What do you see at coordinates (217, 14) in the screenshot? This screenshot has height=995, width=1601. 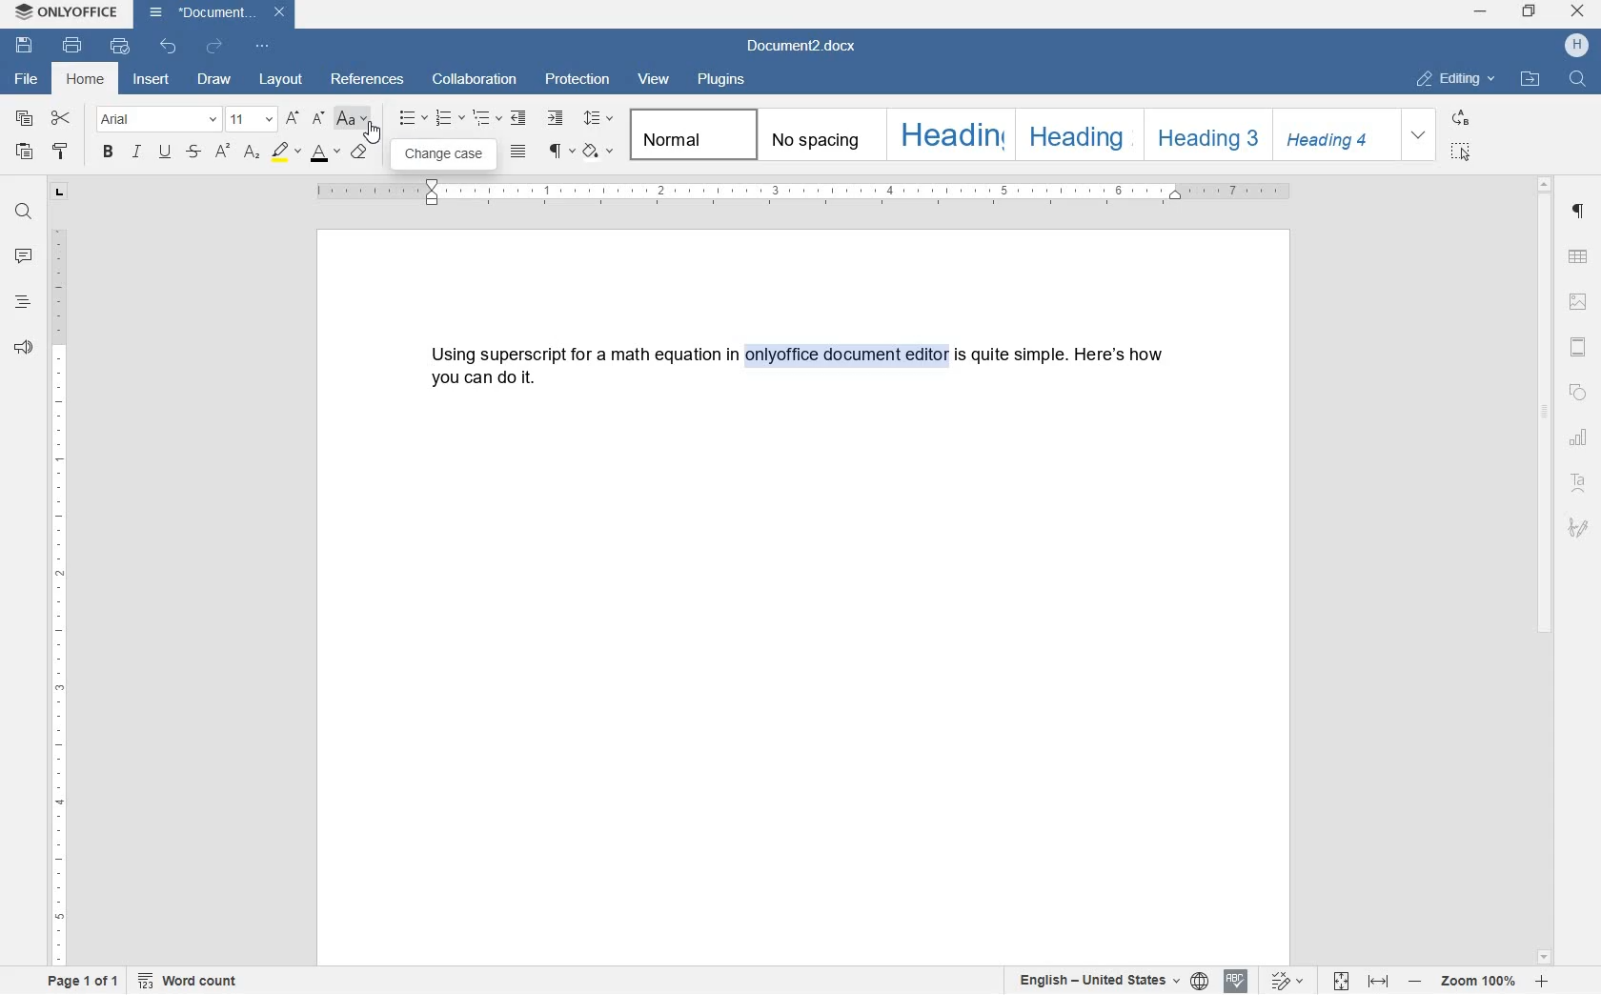 I see `Document2.docx` at bounding box center [217, 14].